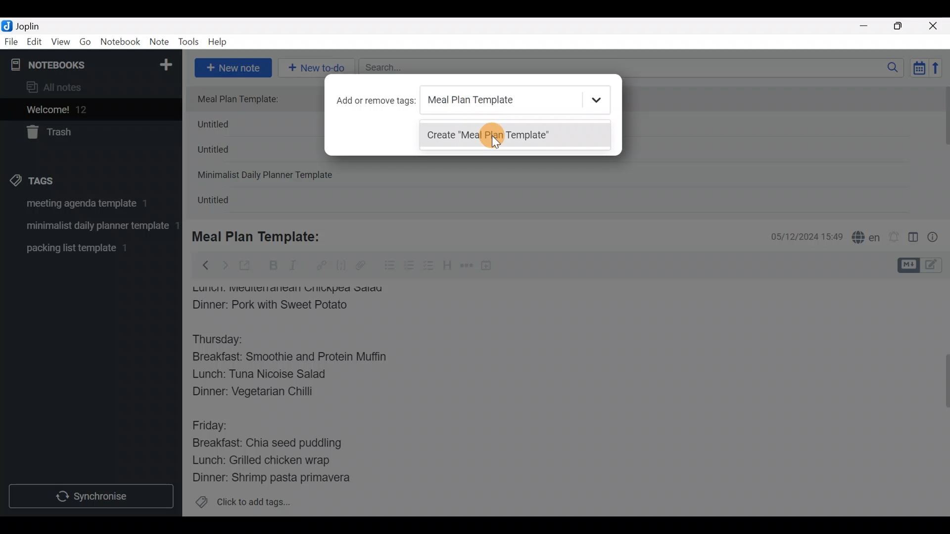  Describe the element at coordinates (244, 99) in the screenshot. I see `Meal Plan Template:` at that location.